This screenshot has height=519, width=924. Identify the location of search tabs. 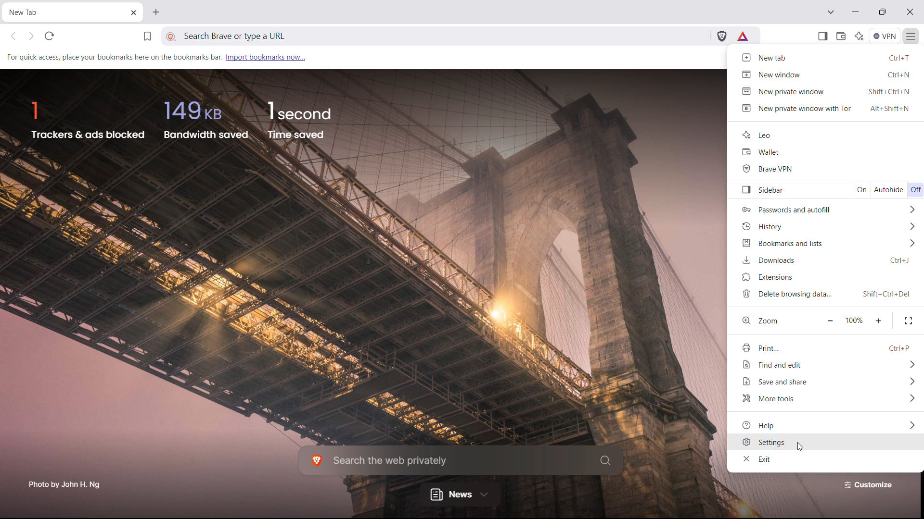
(831, 12).